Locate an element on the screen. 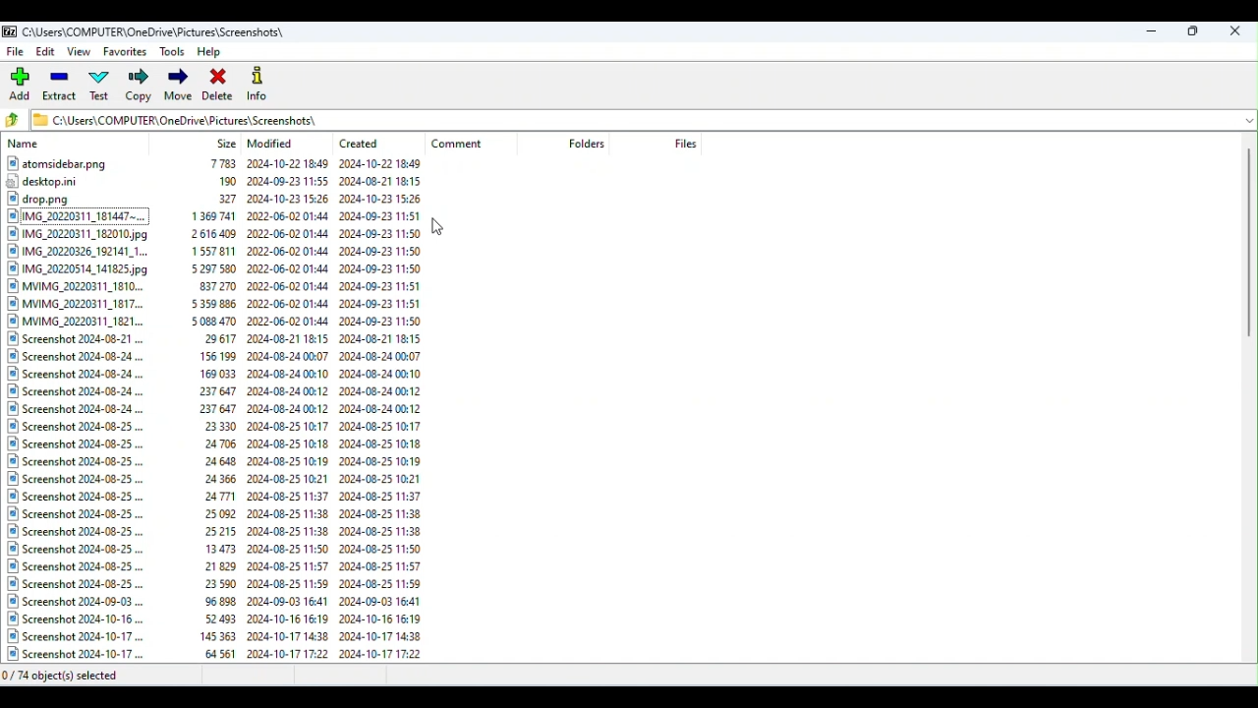 The image size is (1258, 708). Close is located at coordinates (1237, 30).